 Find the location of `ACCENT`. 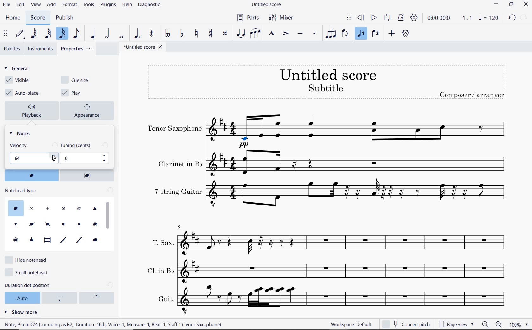

ACCENT is located at coordinates (287, 34).